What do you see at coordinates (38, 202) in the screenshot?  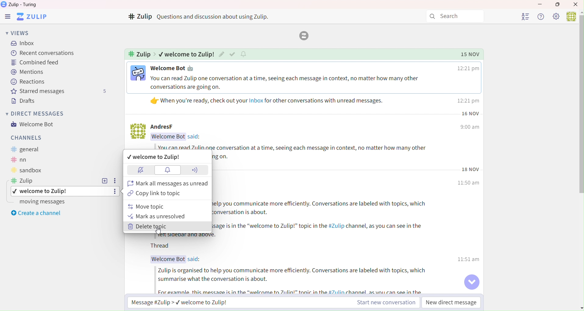 I see `Moving messages` at bounding box center [38, 202].